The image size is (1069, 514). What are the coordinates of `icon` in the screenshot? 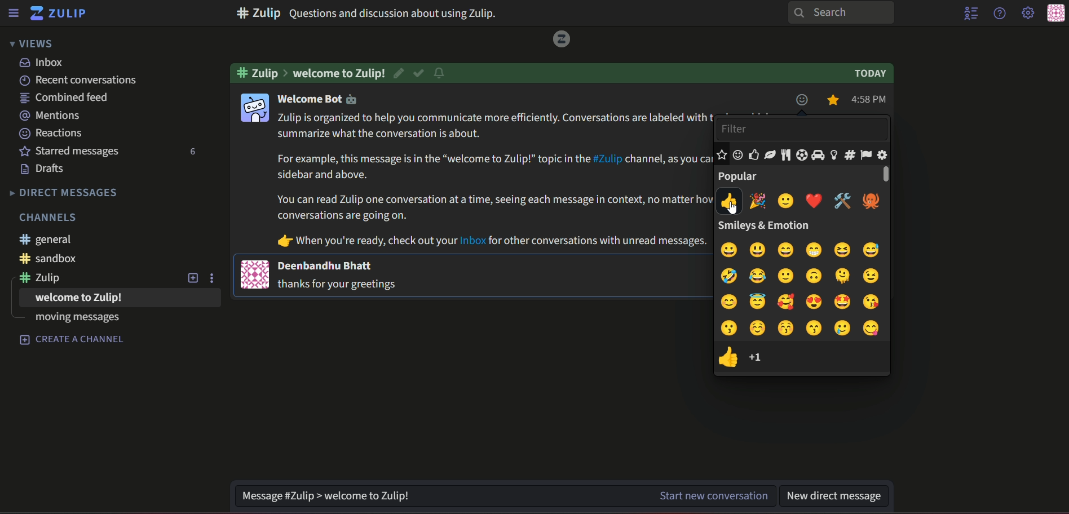 It's located at (256, 108).